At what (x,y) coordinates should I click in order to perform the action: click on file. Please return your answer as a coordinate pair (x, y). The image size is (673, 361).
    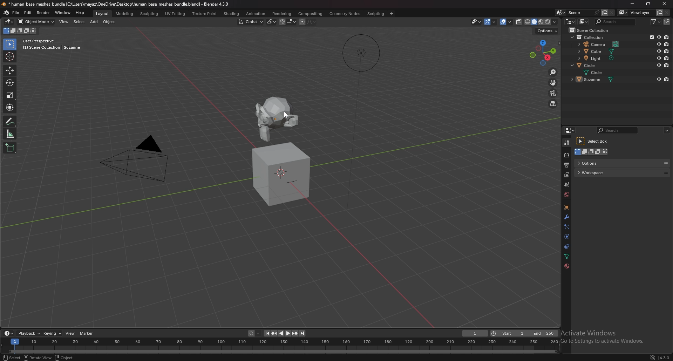
    Looking at the image, I should click on (16, 13).